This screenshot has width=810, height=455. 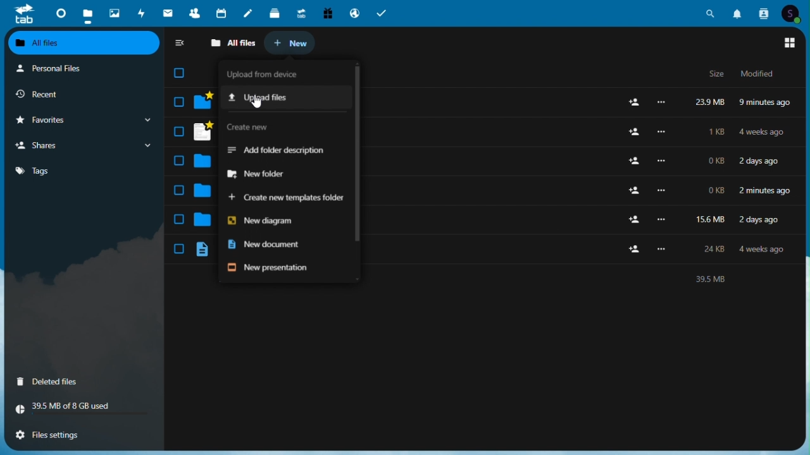 I want to click on select, so click(x=178, y=161).